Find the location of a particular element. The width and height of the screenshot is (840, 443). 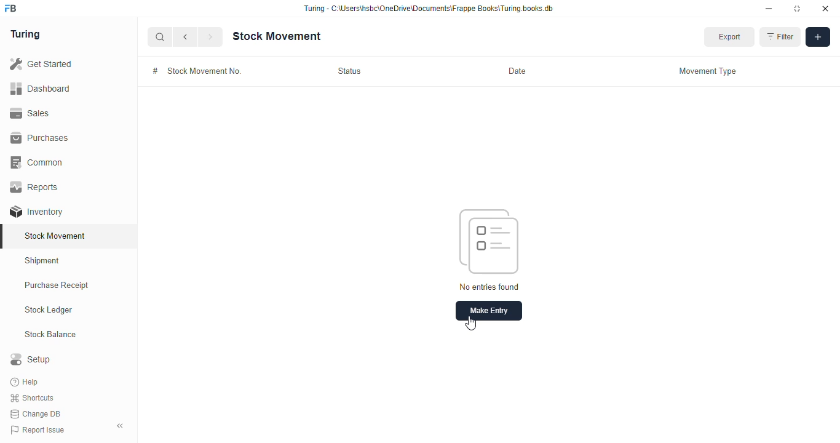

shipment is located at coordinates (42, 261).